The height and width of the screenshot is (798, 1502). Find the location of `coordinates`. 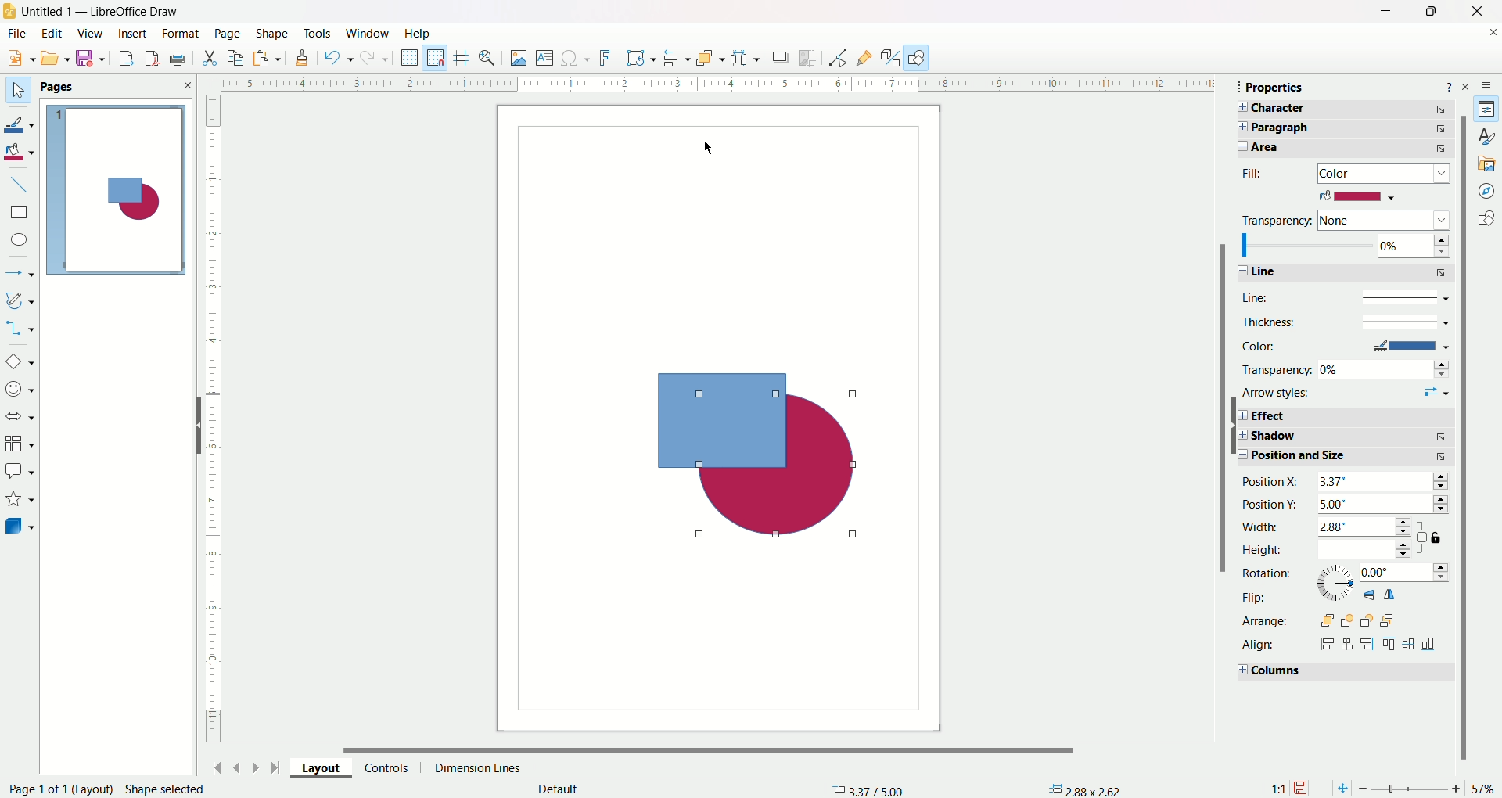

coordinates is located at coordinates (858, 785).